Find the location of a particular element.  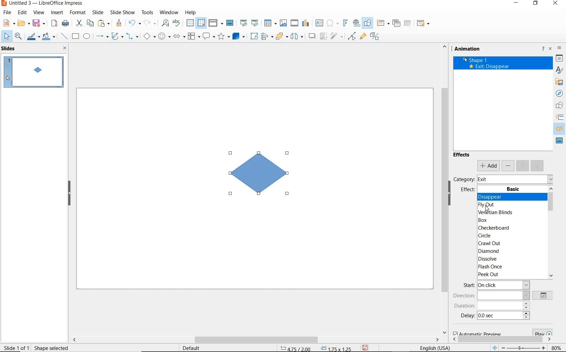

basic shapes is located at coordinates (149, 36).